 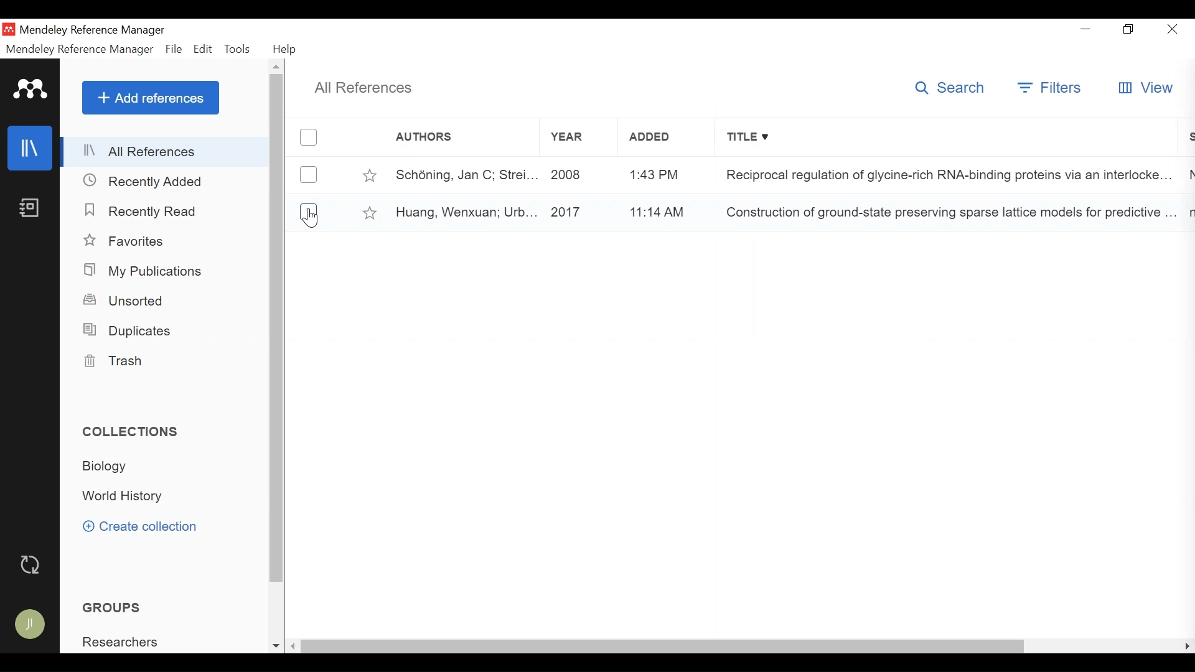 I want to click on Add References, so click(x=151, y=97).